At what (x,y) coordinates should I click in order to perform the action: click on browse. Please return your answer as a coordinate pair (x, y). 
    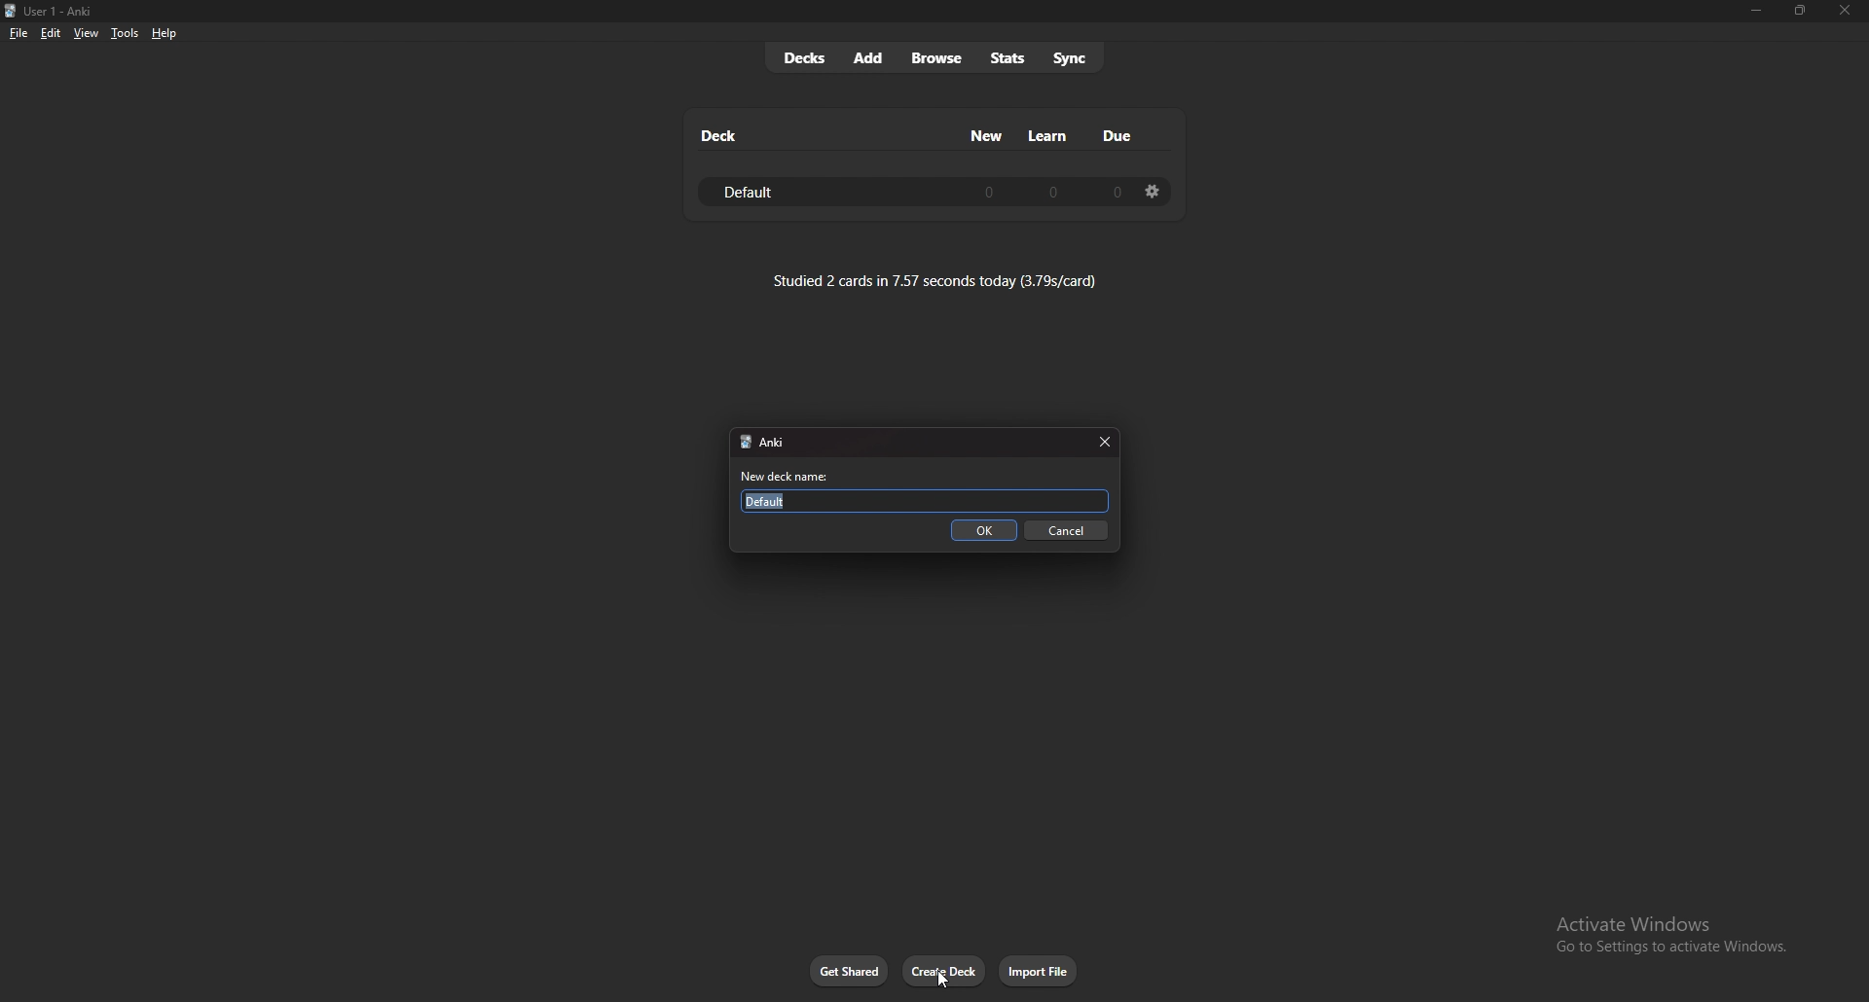
    Looking at the image, I should click on (939, 59).